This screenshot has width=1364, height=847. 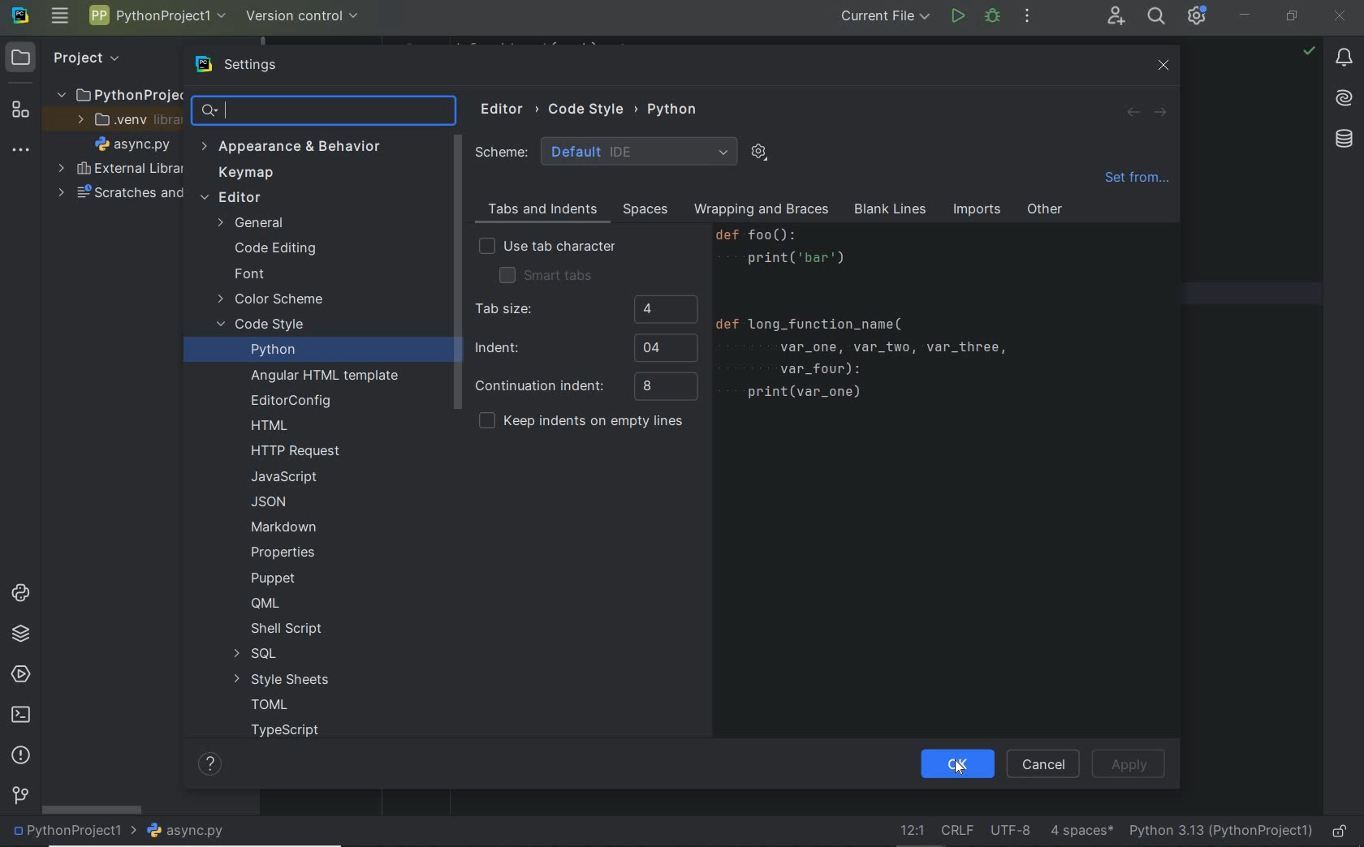 I want to click on python, so click(x=273, y=349).